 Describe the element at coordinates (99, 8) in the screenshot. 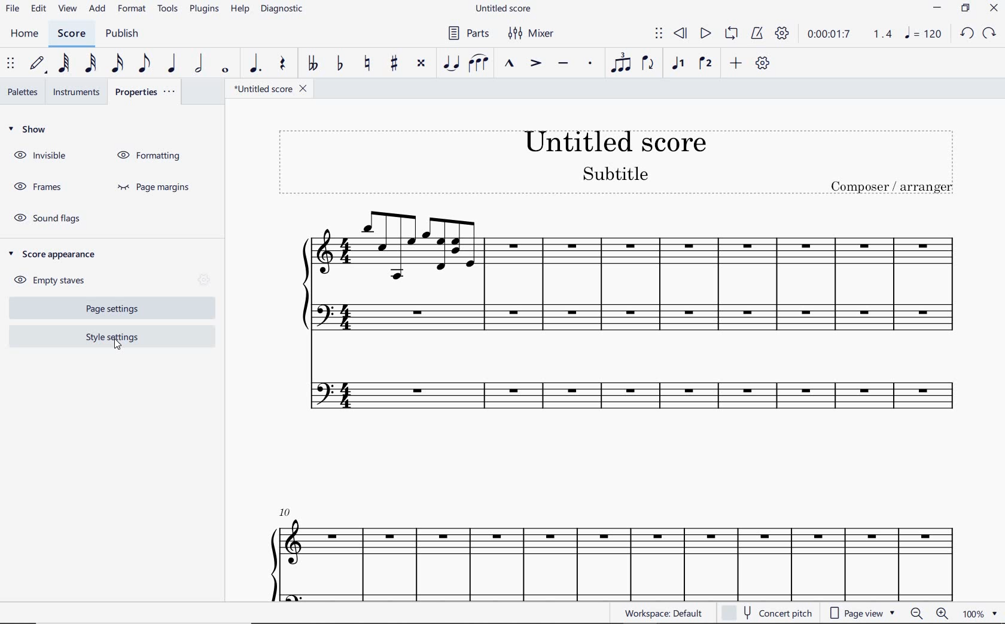

I see `ADD` at that location.